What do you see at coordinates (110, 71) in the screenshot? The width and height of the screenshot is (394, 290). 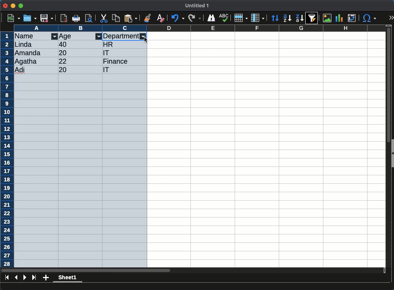 I see `it` at bounding box center [110, 71].